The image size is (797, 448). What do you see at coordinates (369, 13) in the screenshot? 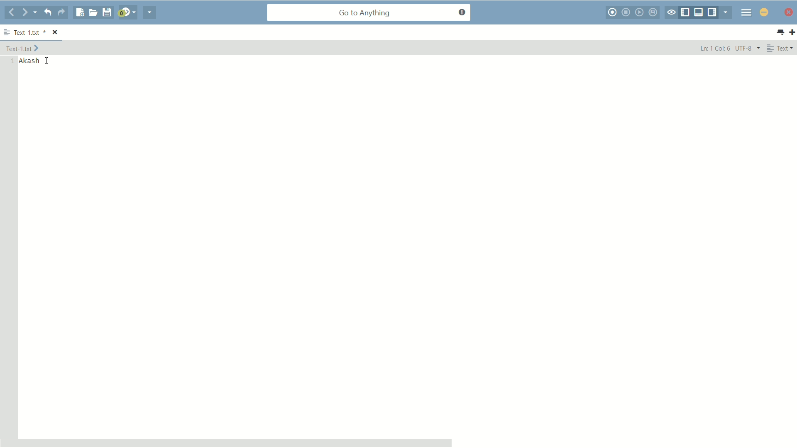
I see `go to anything search bar` at bounding box center [369, 13].